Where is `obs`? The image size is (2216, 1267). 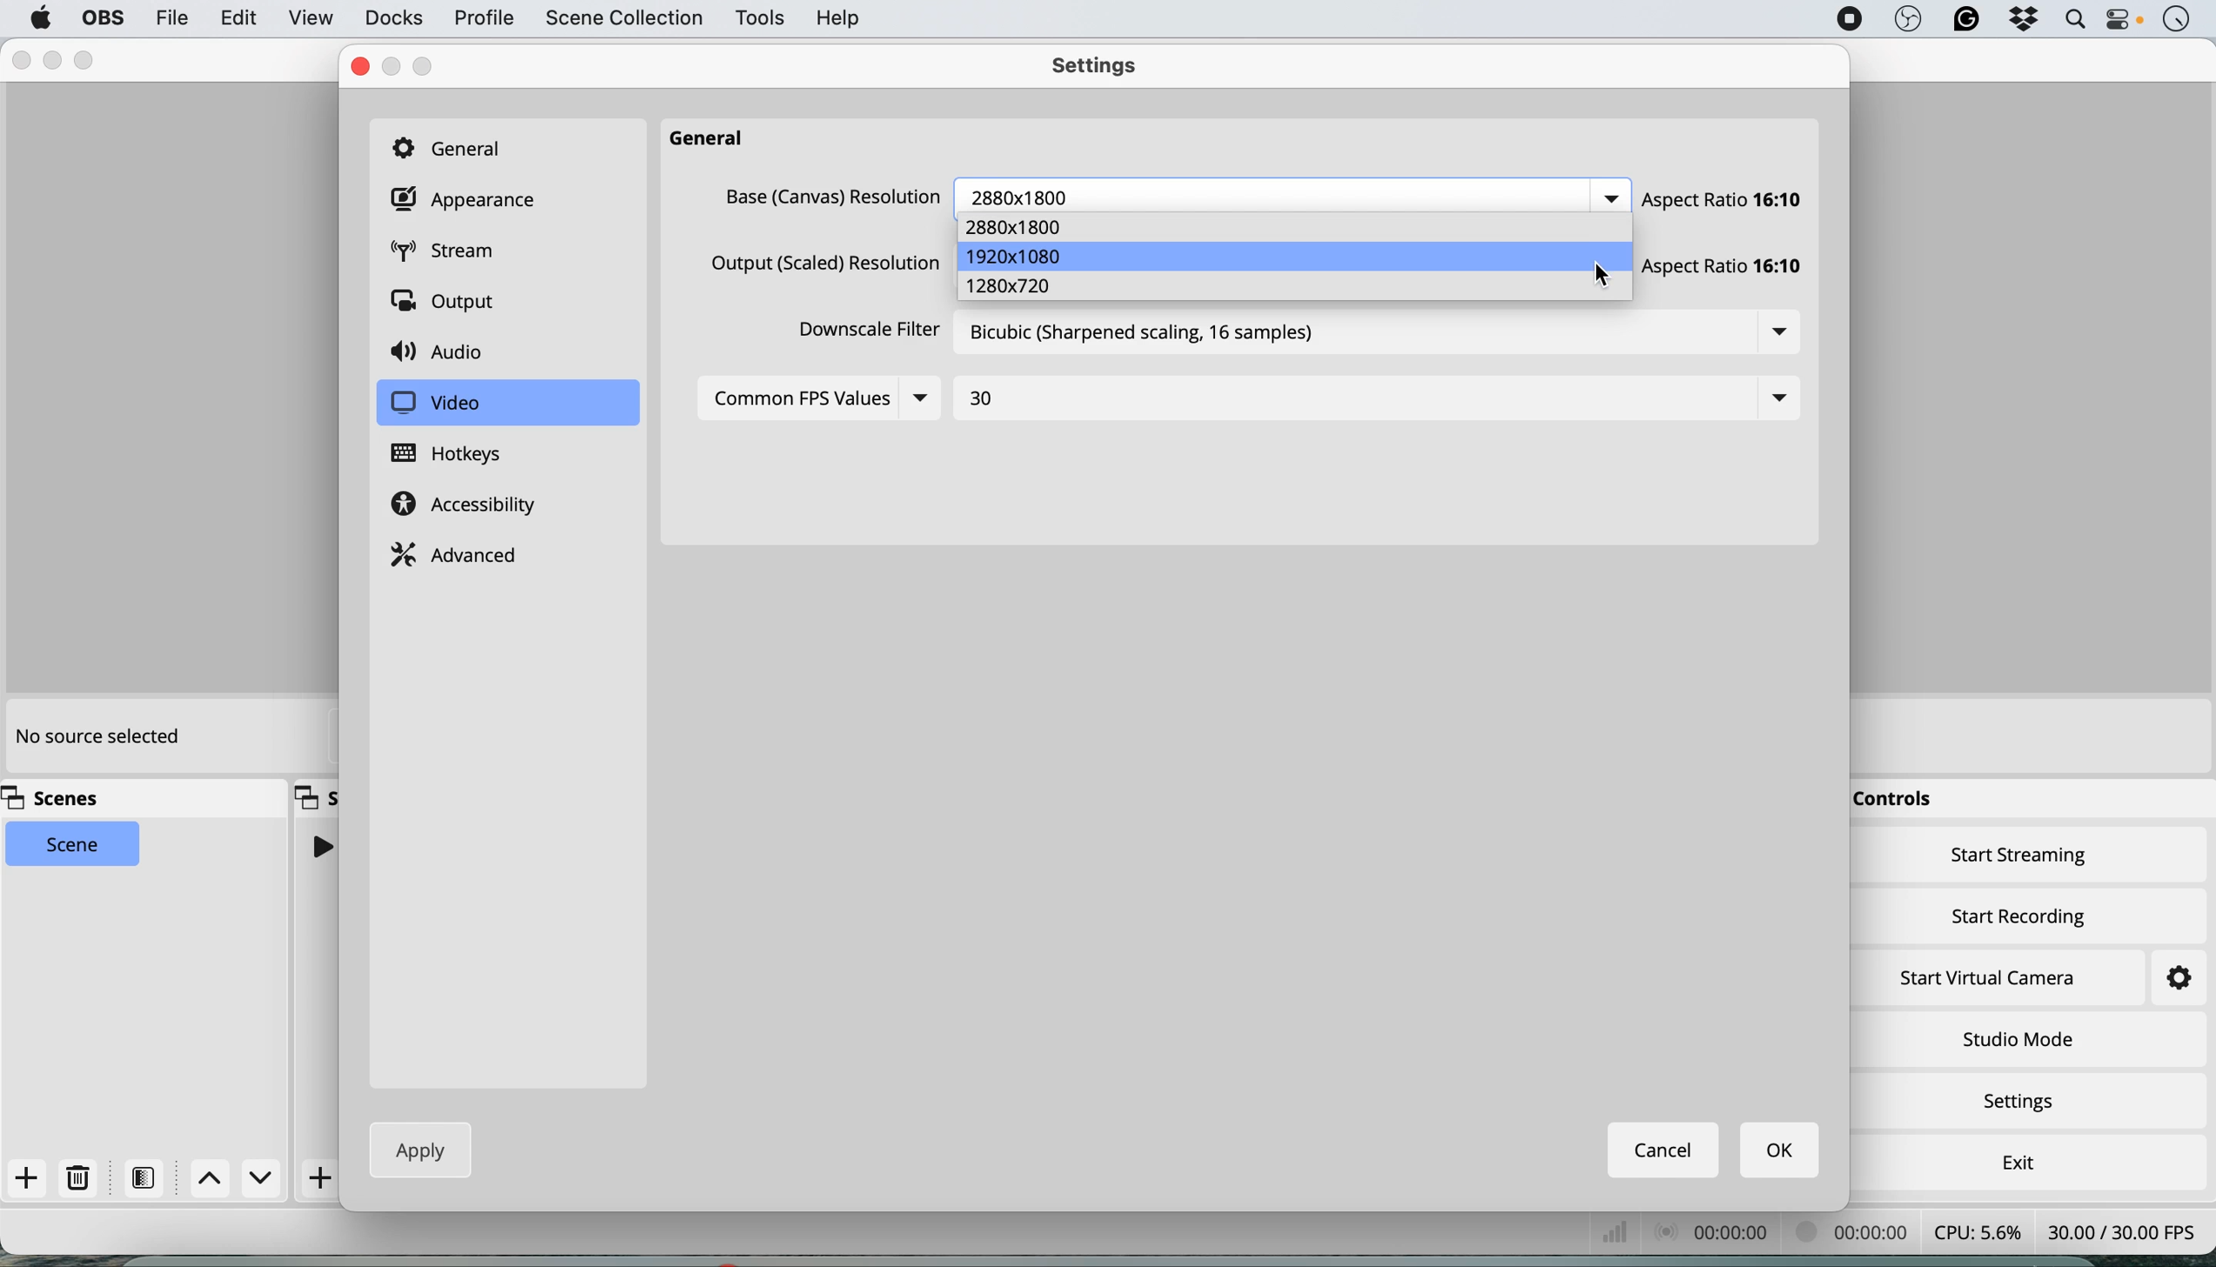
obs is located at coordinates (100, 18).